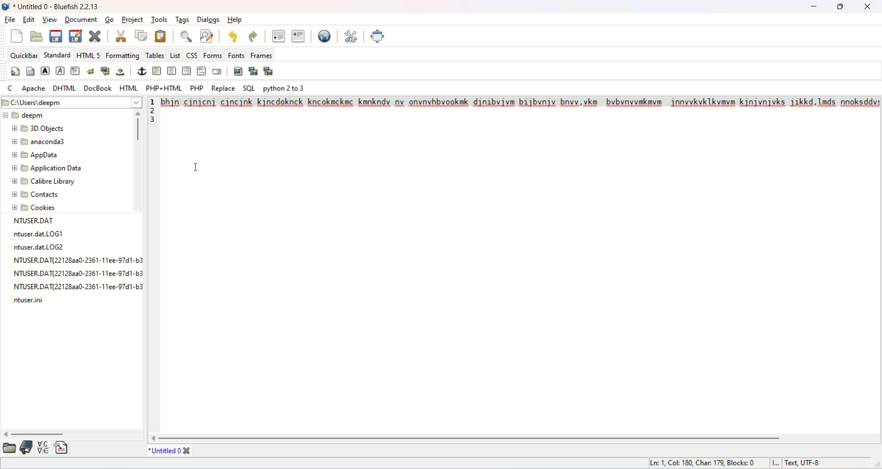 This screenshot has height=469, width=882. I want to click on appdata, so click(34, 155).